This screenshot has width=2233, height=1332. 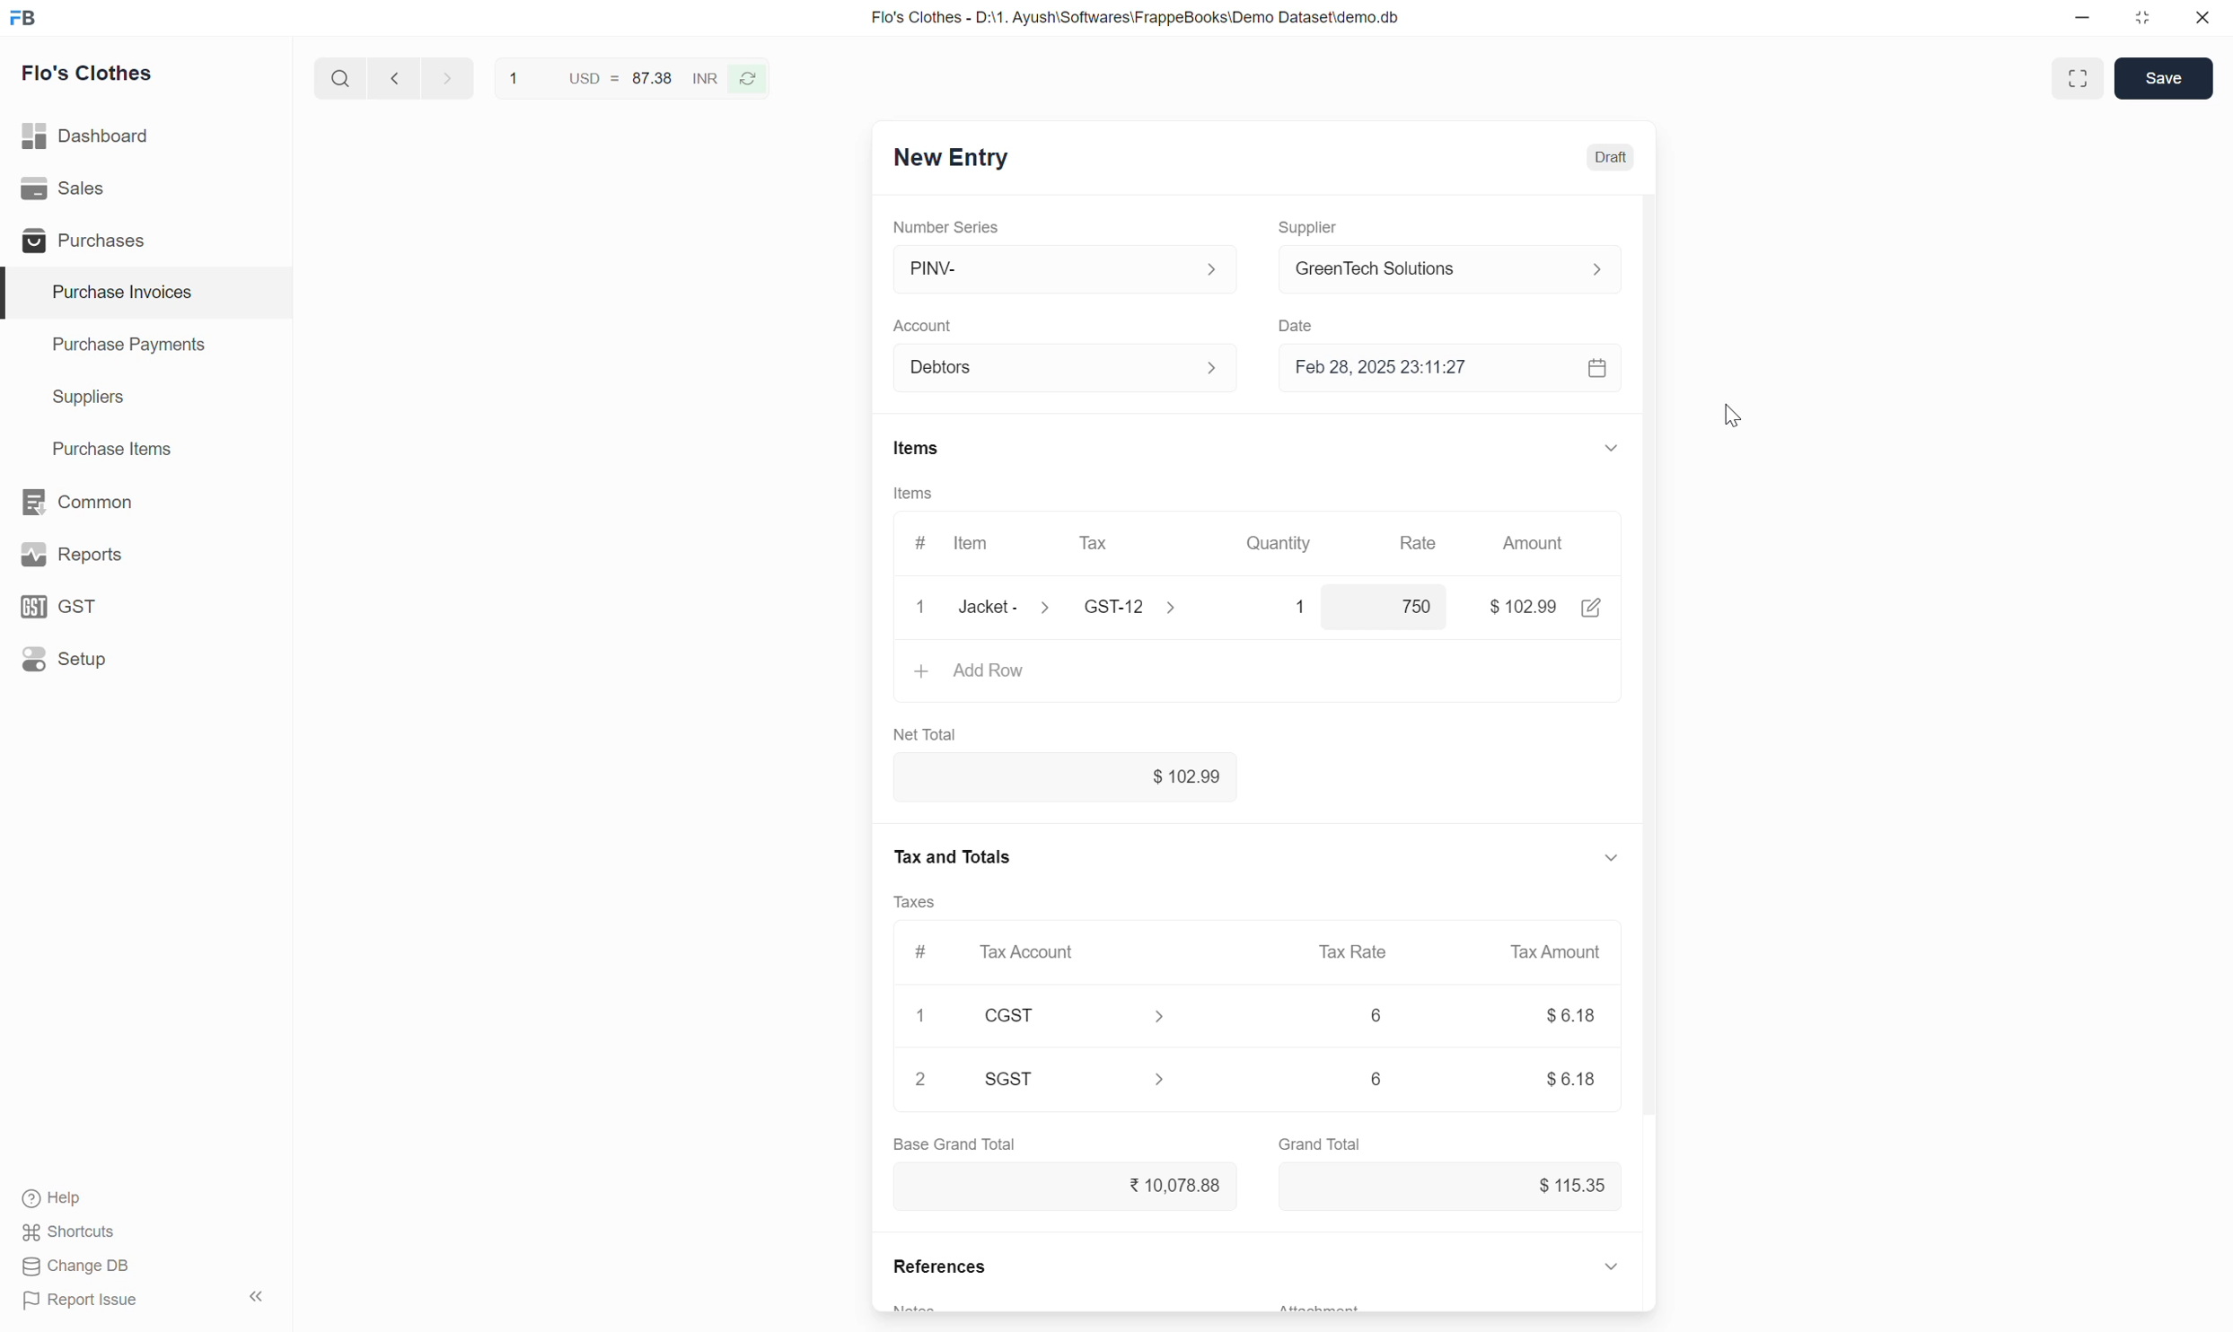 What do you see at coordinates (939, 1266) in the screenshot?
I see `References` at bounding box center [939, 1266].